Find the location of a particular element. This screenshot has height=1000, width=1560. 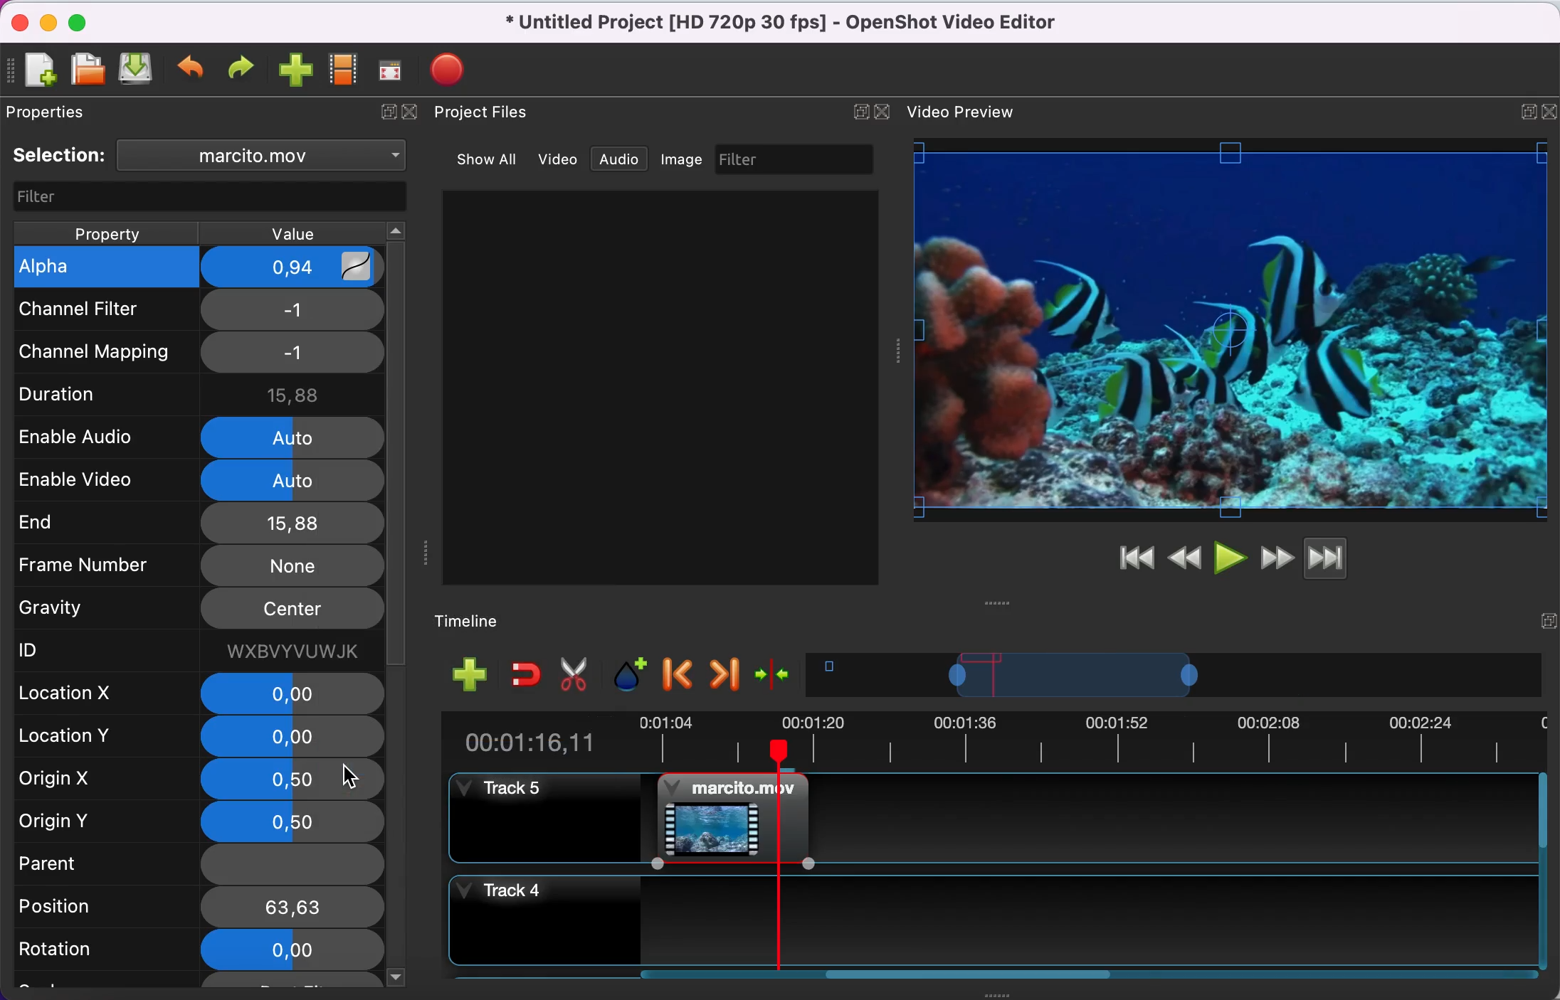

full screen is located at coordinates (394, 68).